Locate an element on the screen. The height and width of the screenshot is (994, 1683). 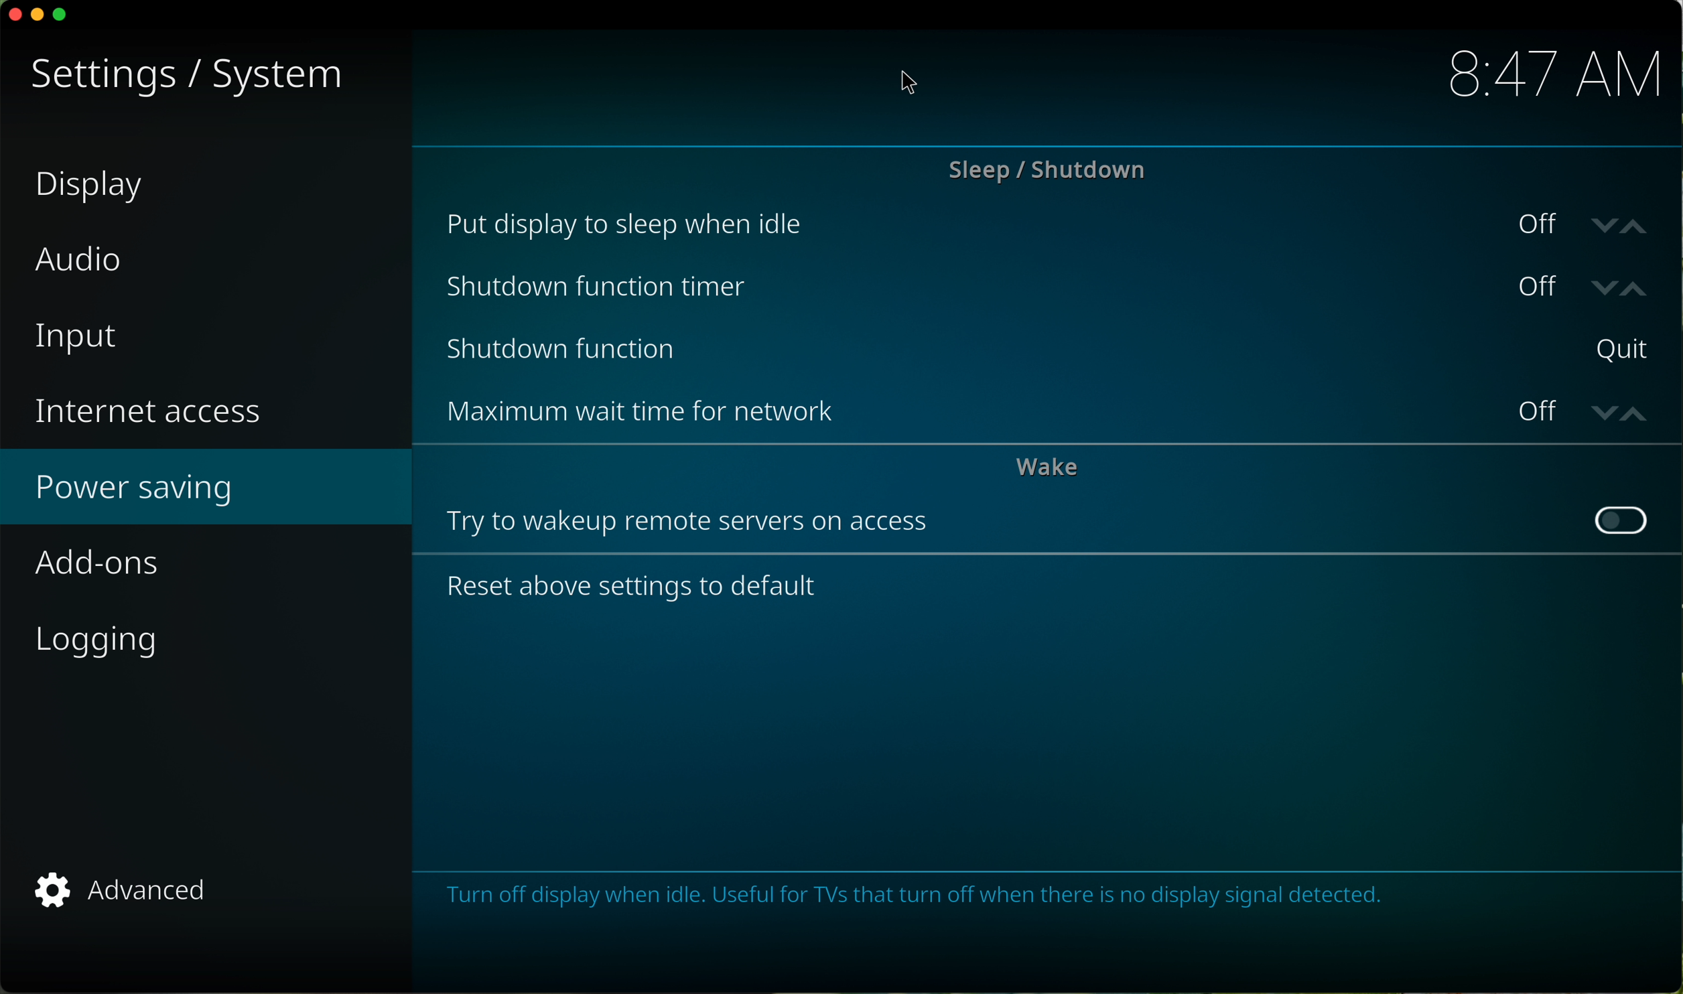
maximize is located at coordinates (65, 18).